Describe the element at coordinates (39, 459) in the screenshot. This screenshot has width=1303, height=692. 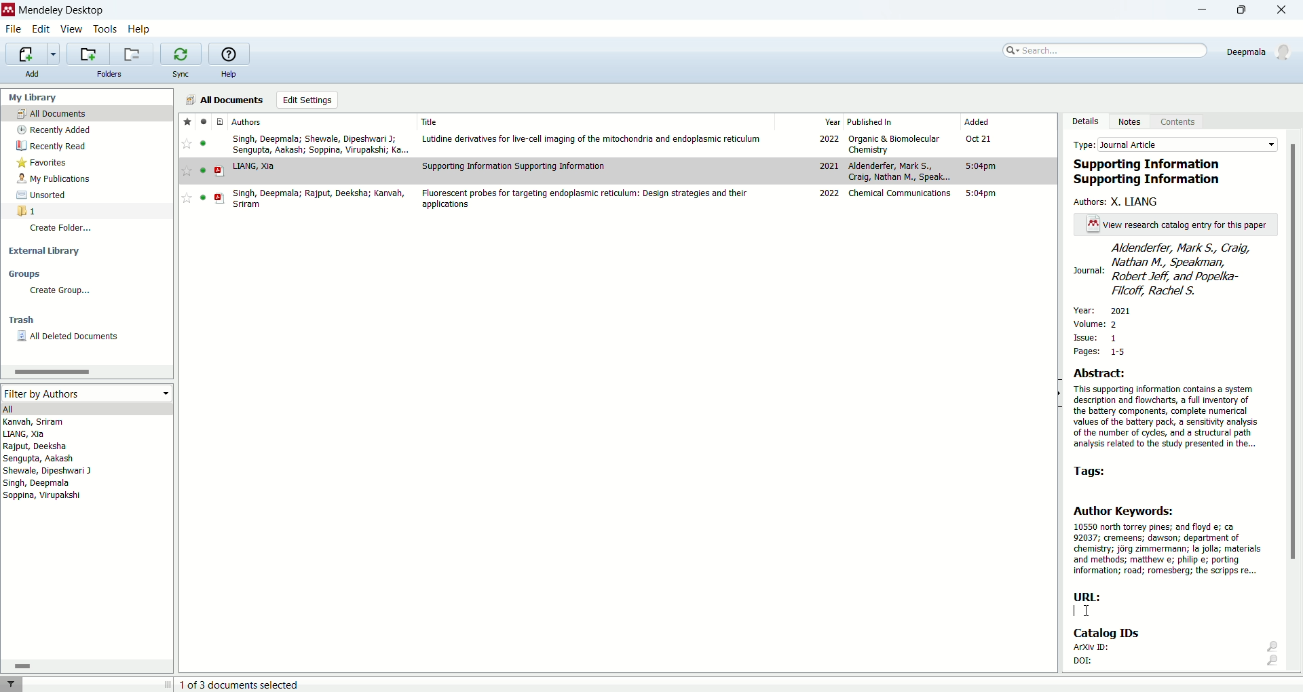
I see `sengupta, aakash` at that location.